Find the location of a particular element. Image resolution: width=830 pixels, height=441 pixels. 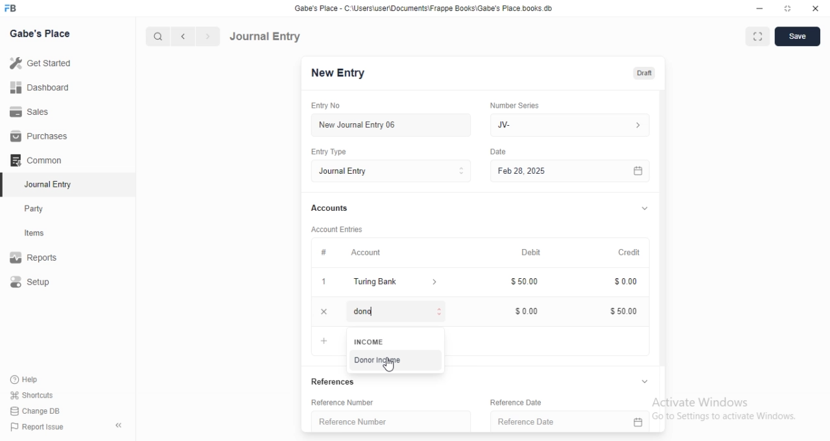

close is located at coordinates (816, 9).